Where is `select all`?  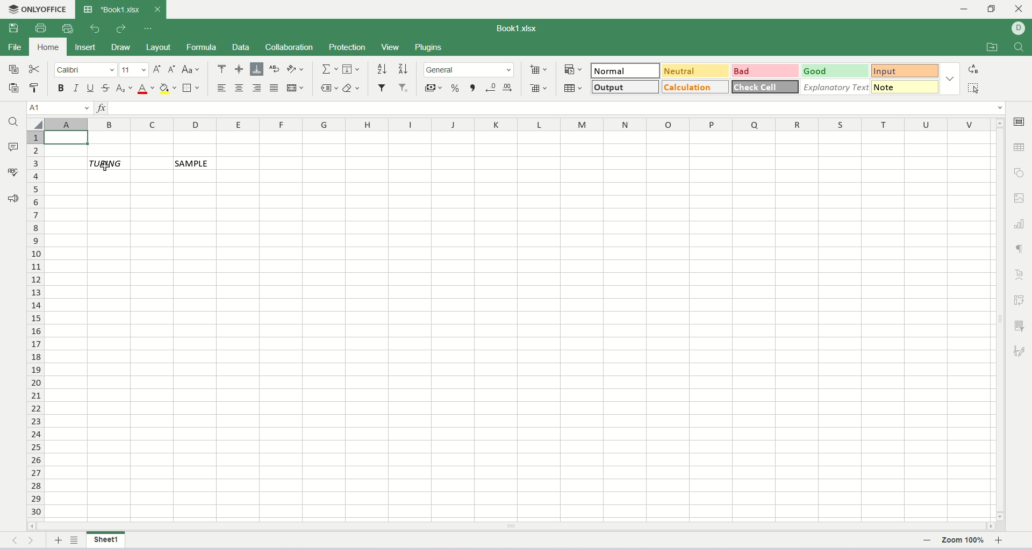 select all is located at coordinates (35, 124).